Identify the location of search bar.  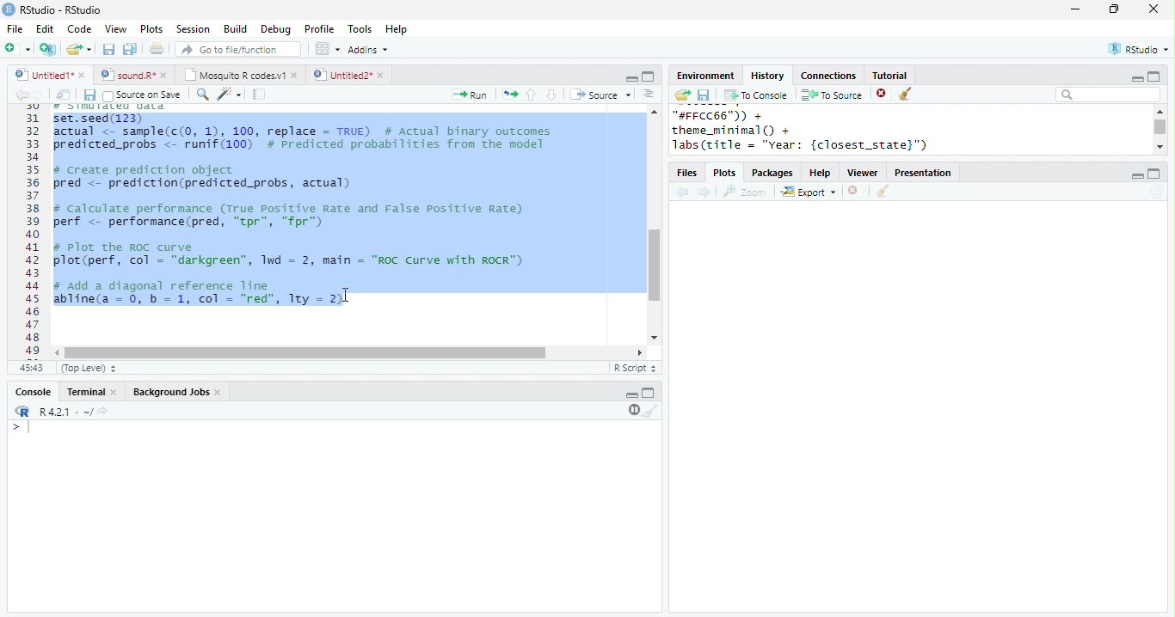
(1108, 94).